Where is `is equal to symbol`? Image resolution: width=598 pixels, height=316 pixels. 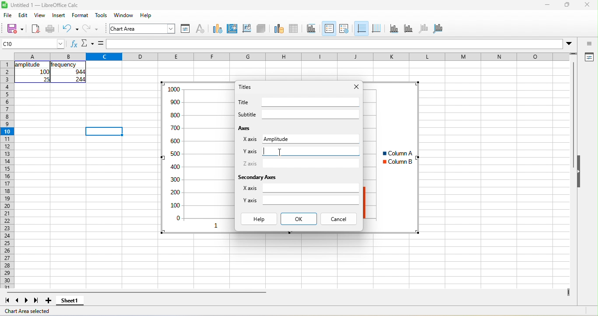 is equal to symbol is located at coordinates (101, 43).